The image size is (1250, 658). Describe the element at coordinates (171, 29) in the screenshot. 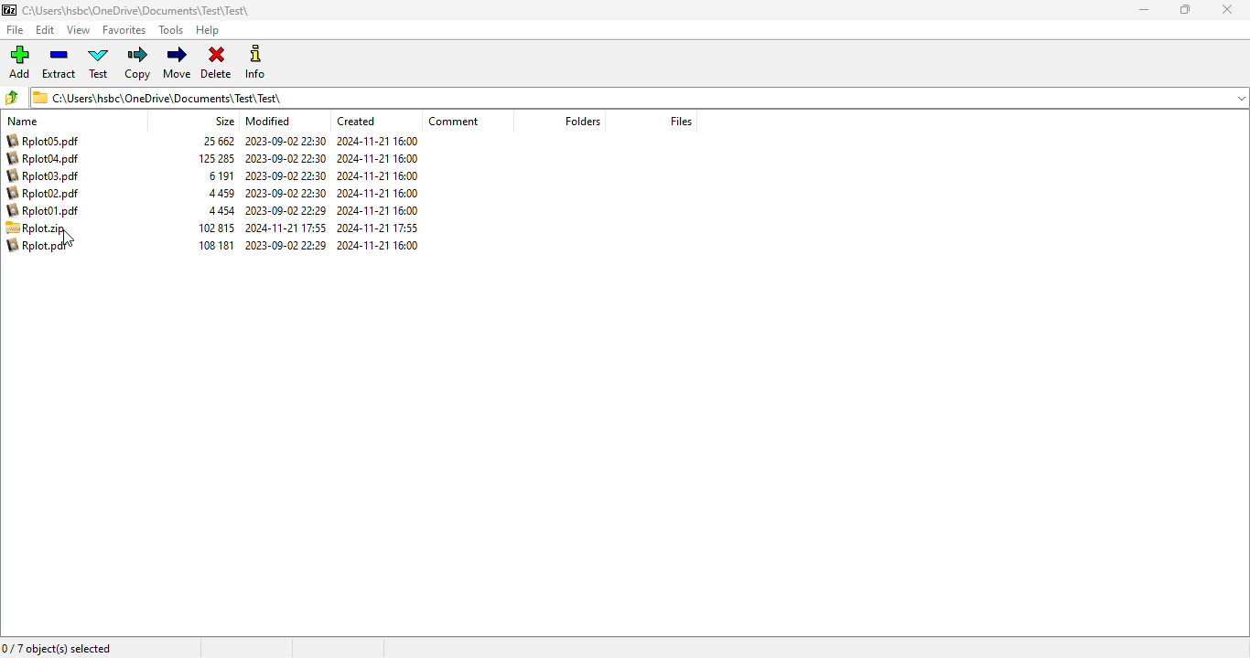

I see `tools` at that location.